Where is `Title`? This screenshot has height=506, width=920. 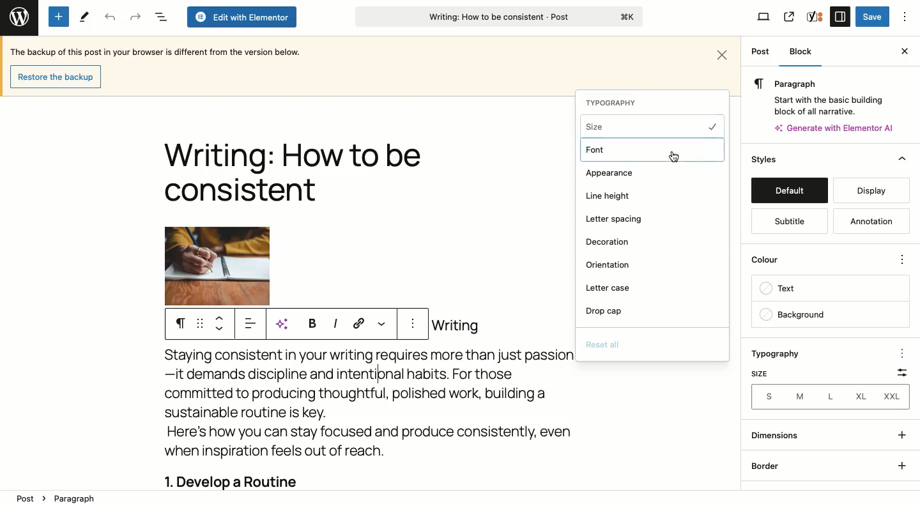 Title is located at coordinates (292, 175).